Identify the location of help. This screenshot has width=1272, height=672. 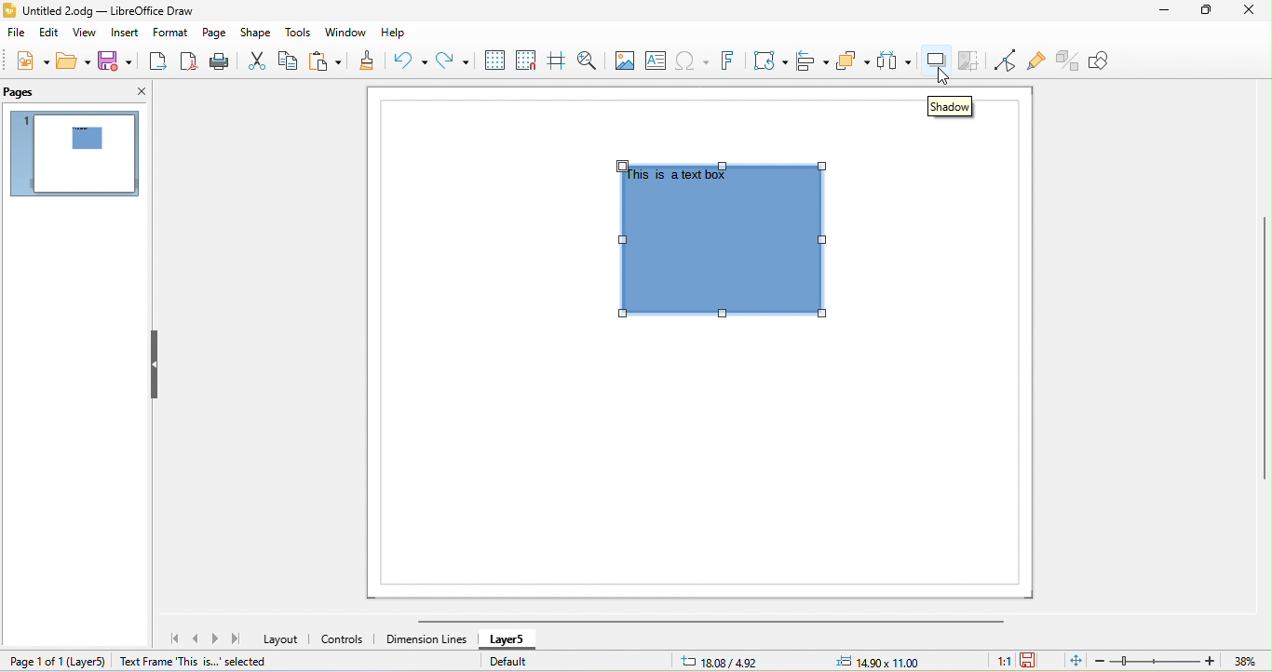
(400, 34).